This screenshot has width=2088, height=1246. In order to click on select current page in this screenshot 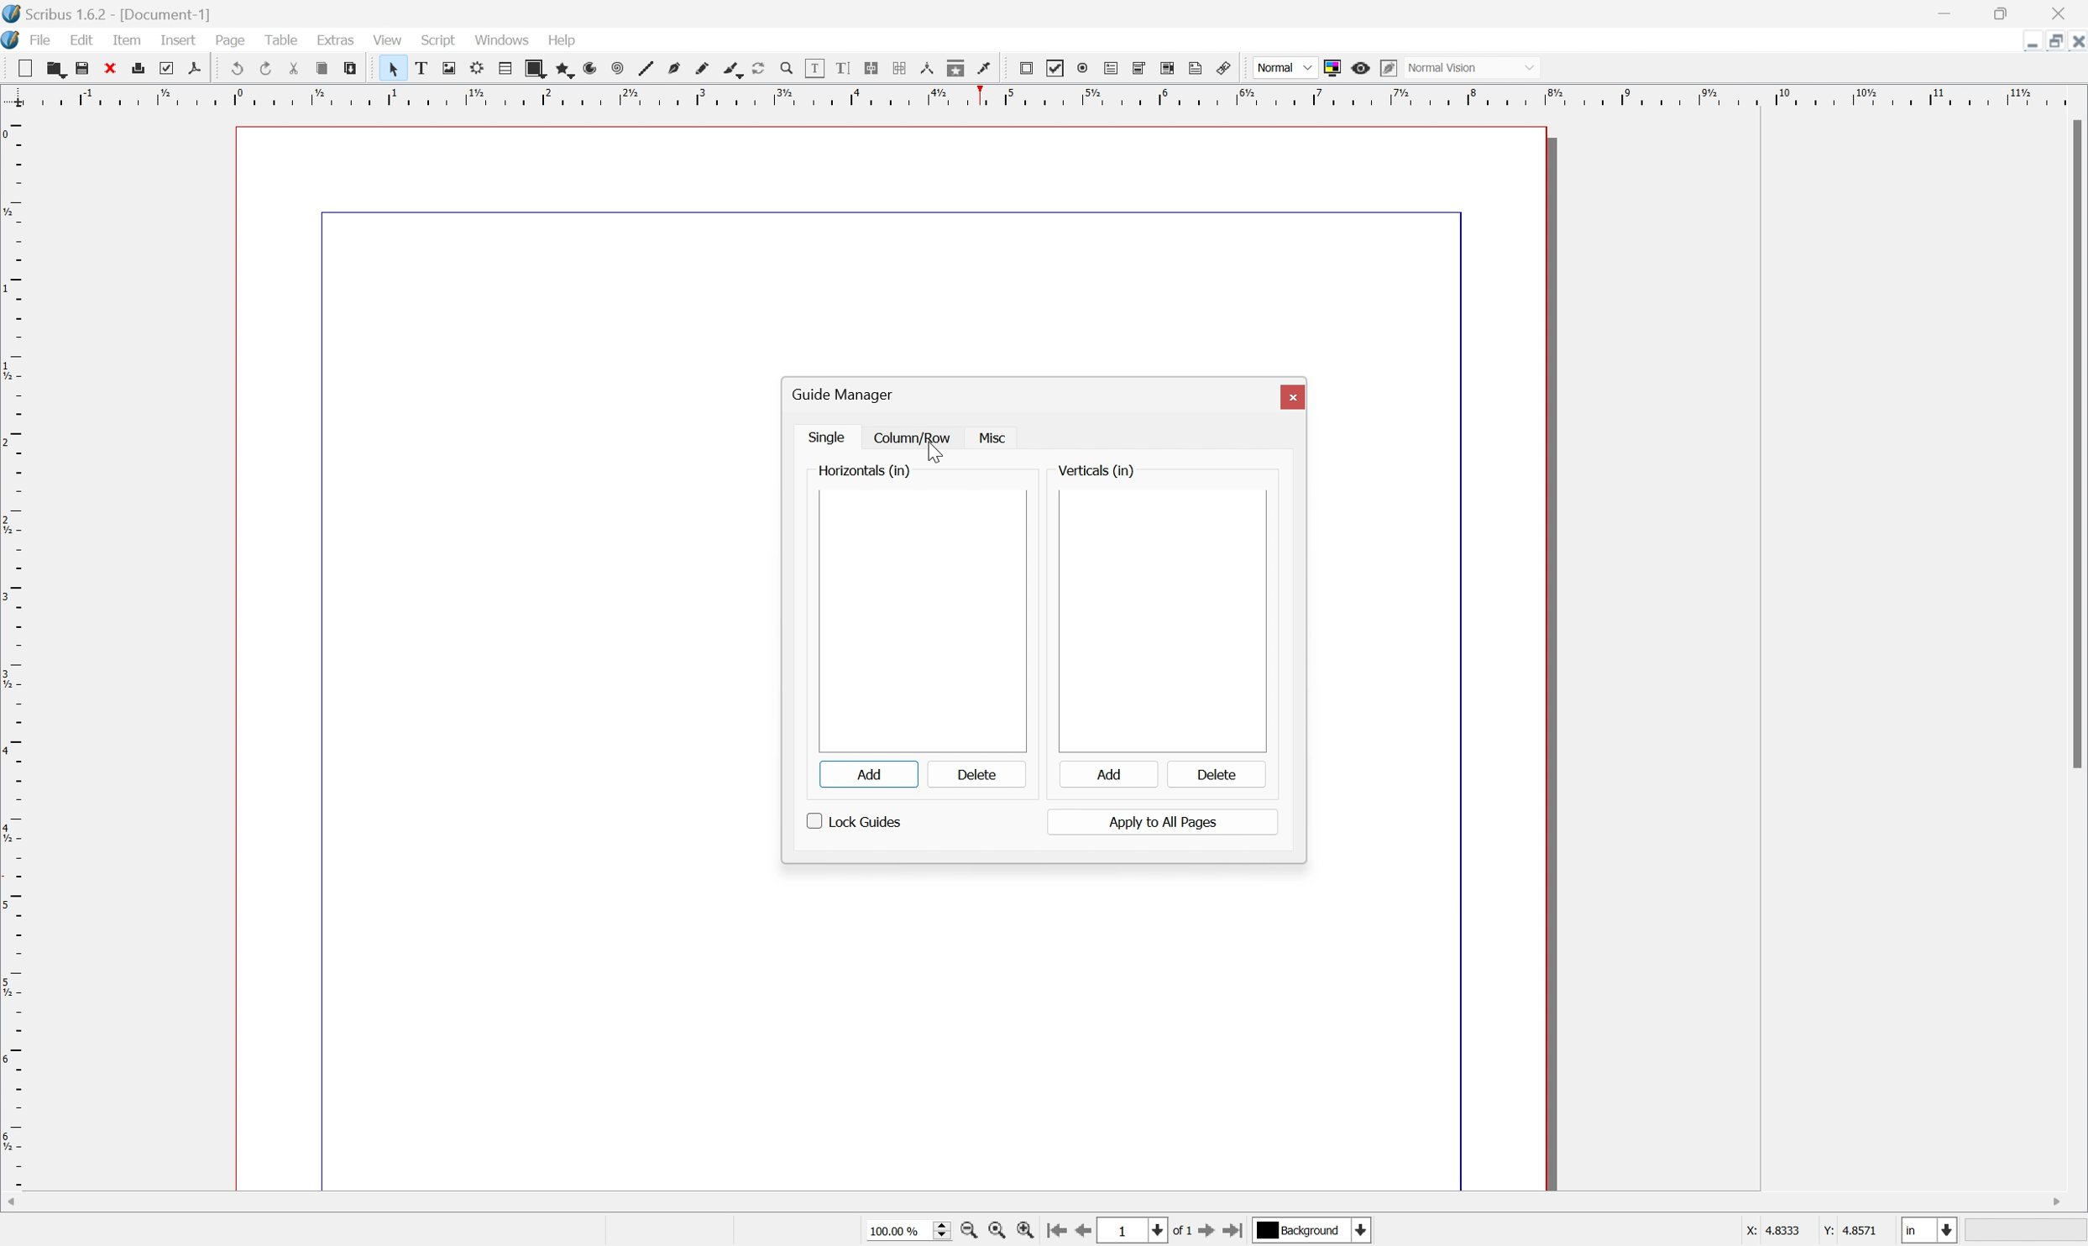, I will do `click(1143, 1232)`.